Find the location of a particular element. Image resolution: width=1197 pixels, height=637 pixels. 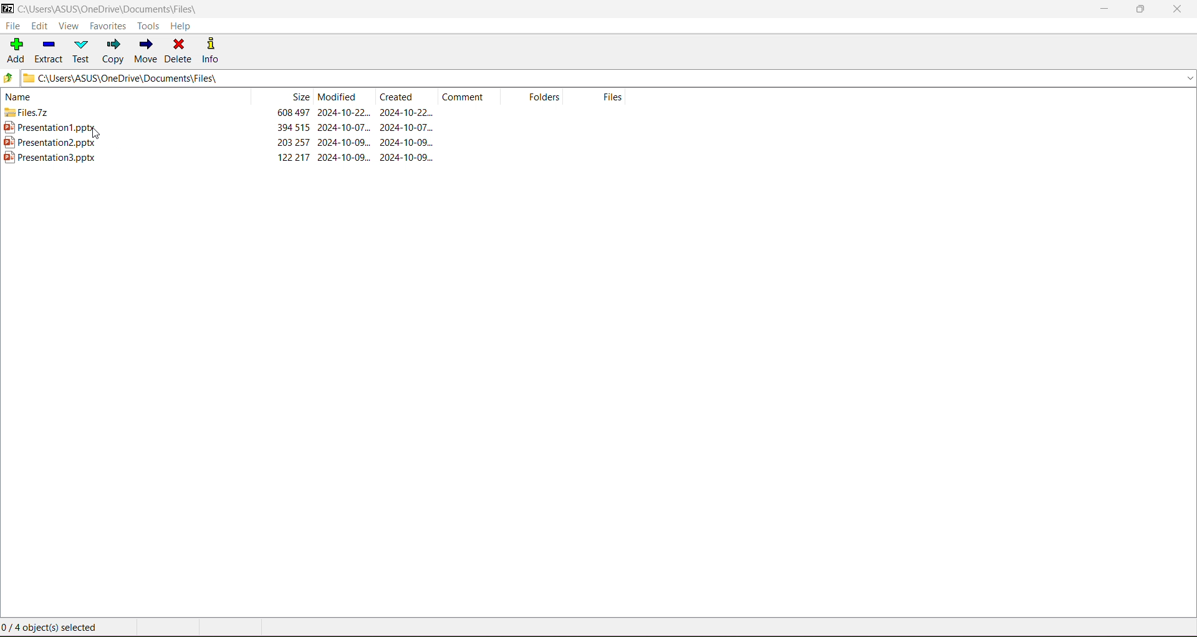

folders is located at coordinates (544, 97).